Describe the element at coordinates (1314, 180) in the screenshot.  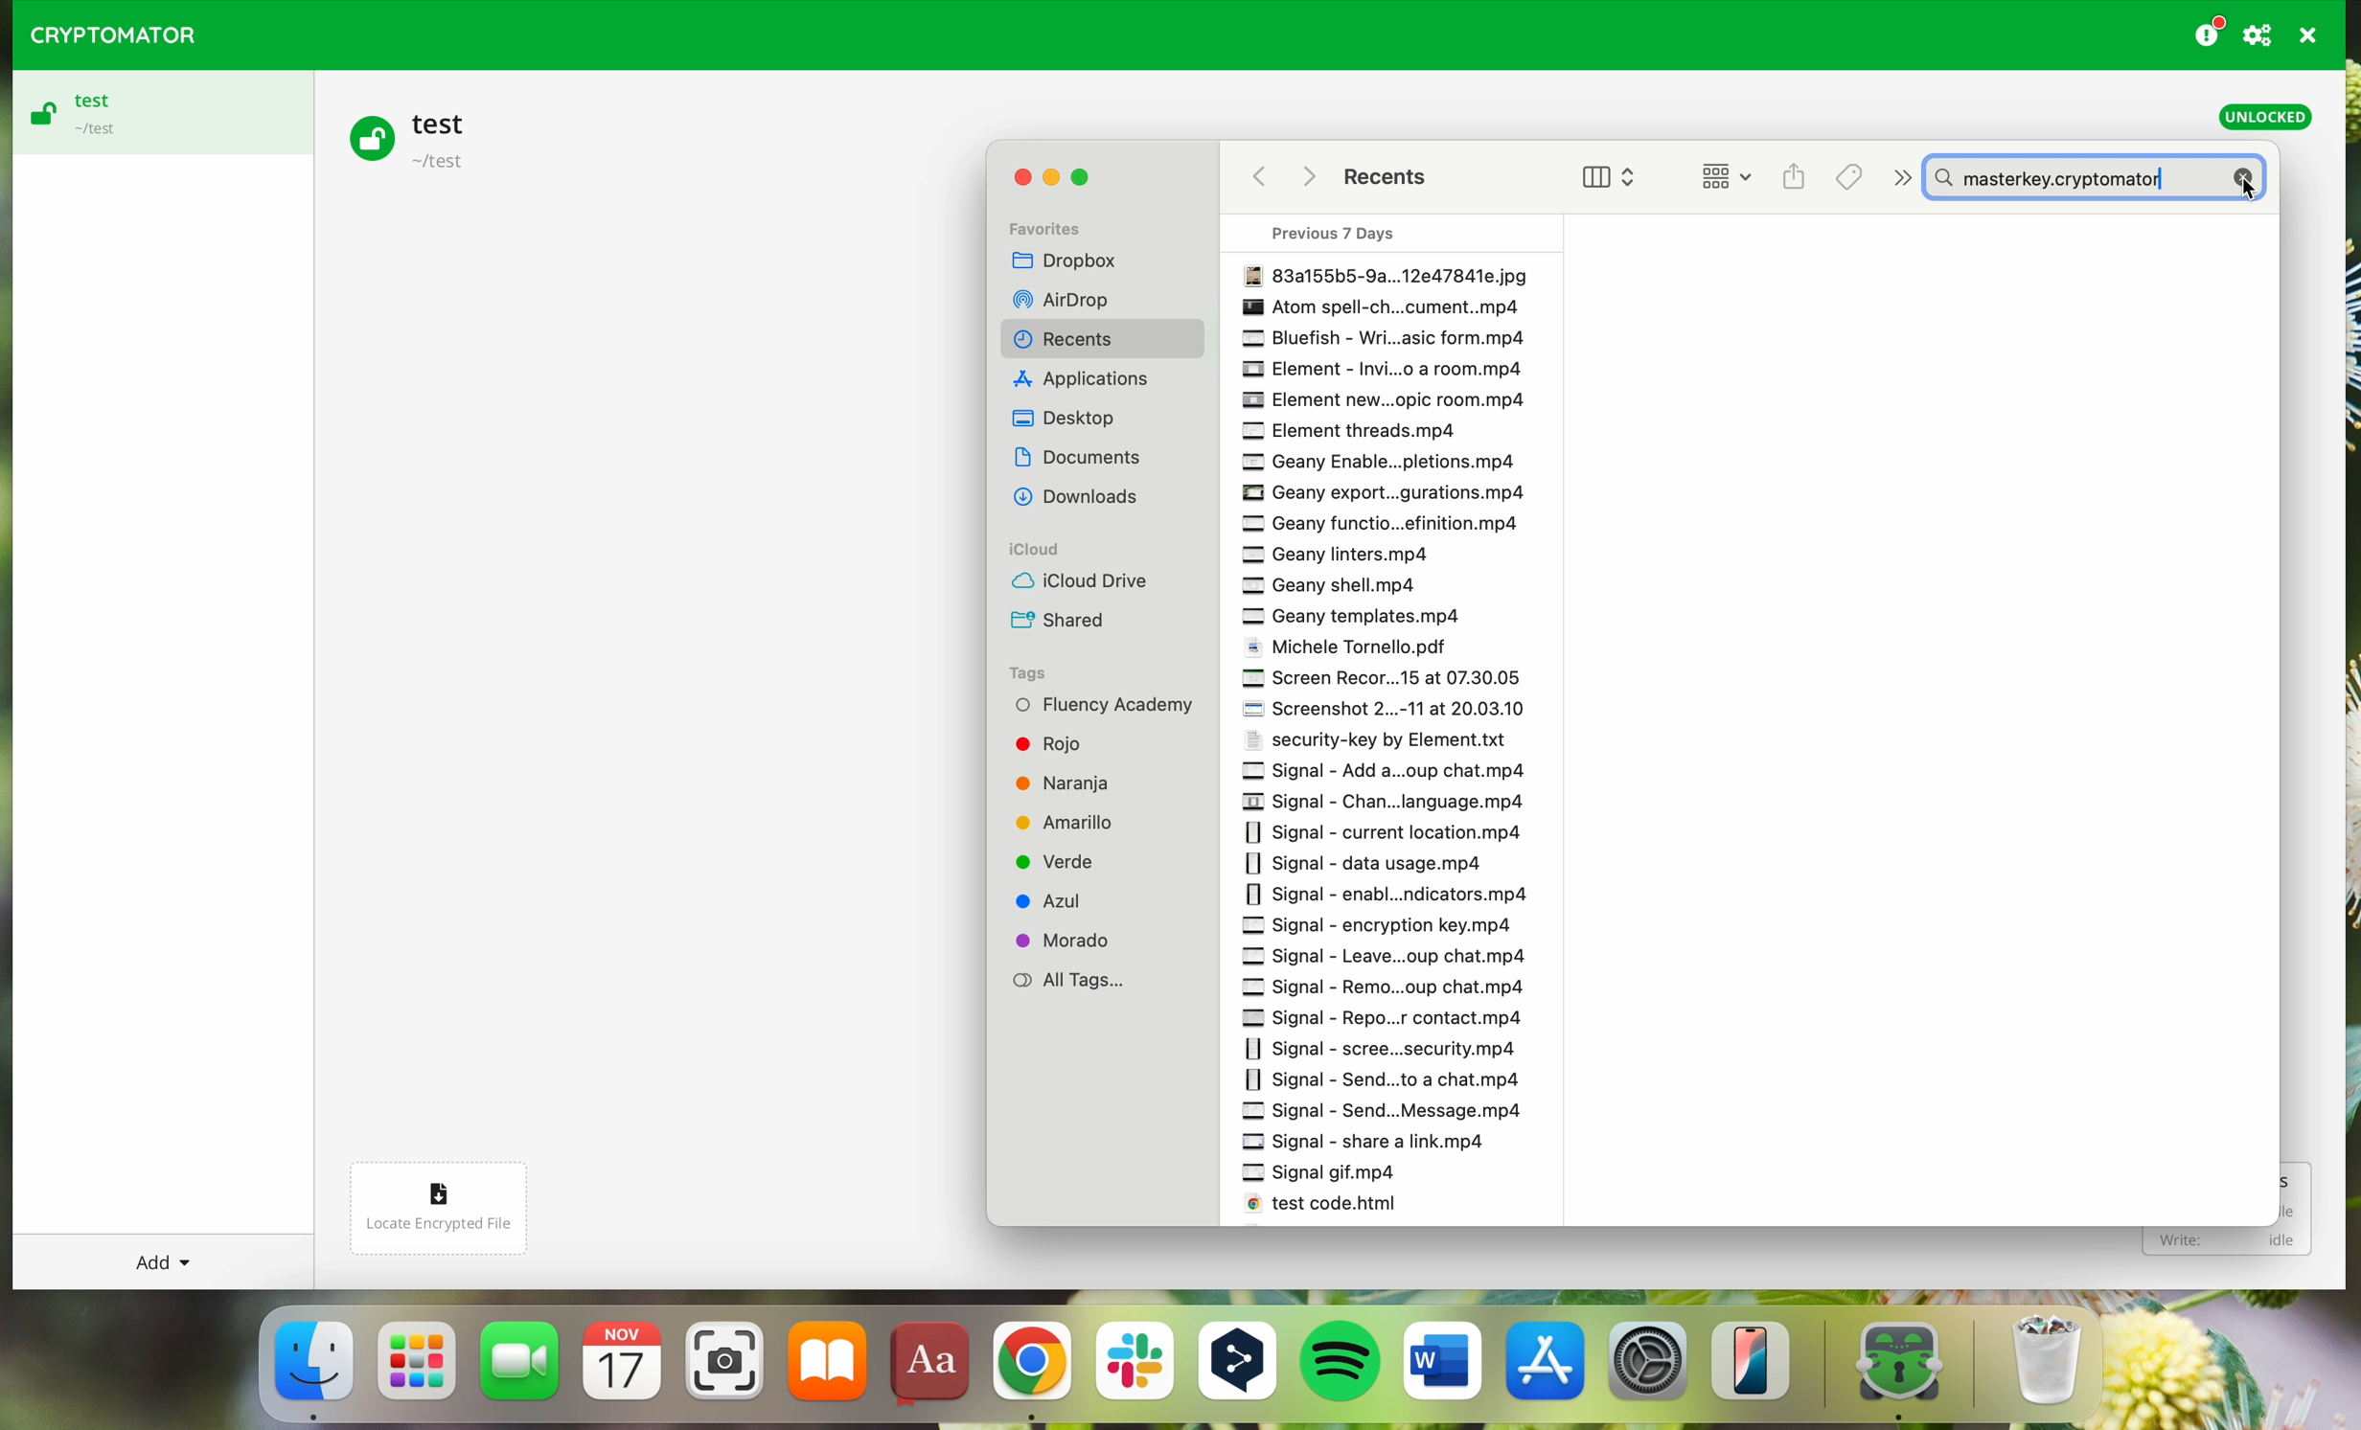
I see `` at that location.